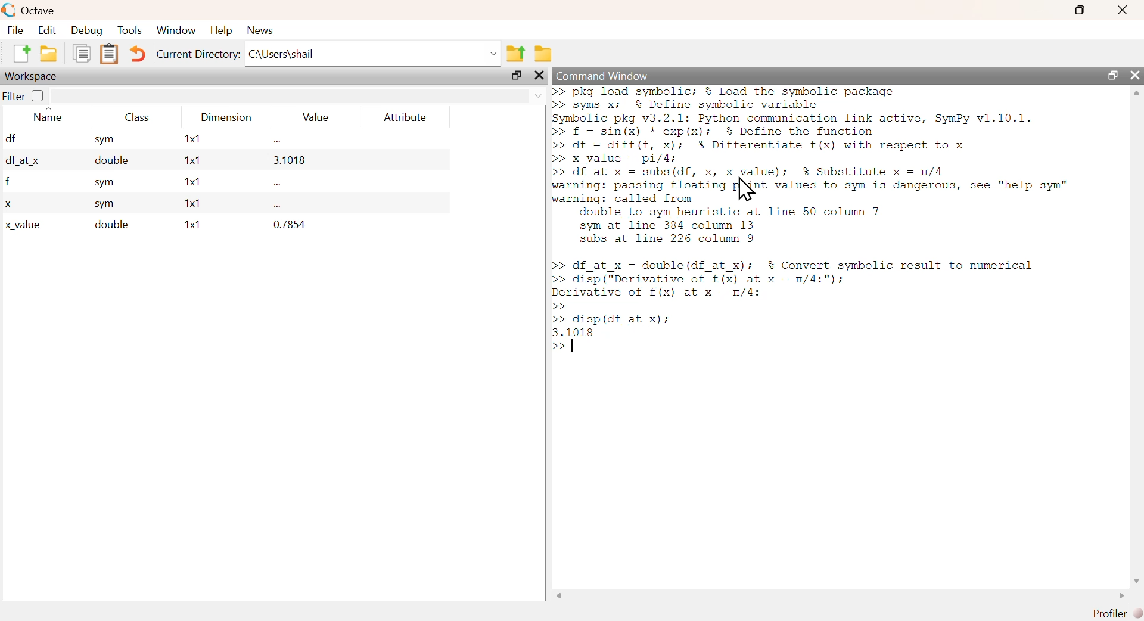 Image resolution: width=1144 pixels, height=621 pixels. I want to click on Undo, so click(138, 54).